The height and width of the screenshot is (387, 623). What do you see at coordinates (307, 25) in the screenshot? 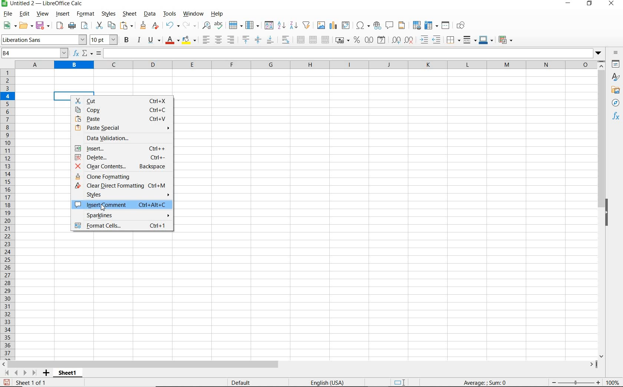
I see `AutoFilter` at bounding box center [307, 25].